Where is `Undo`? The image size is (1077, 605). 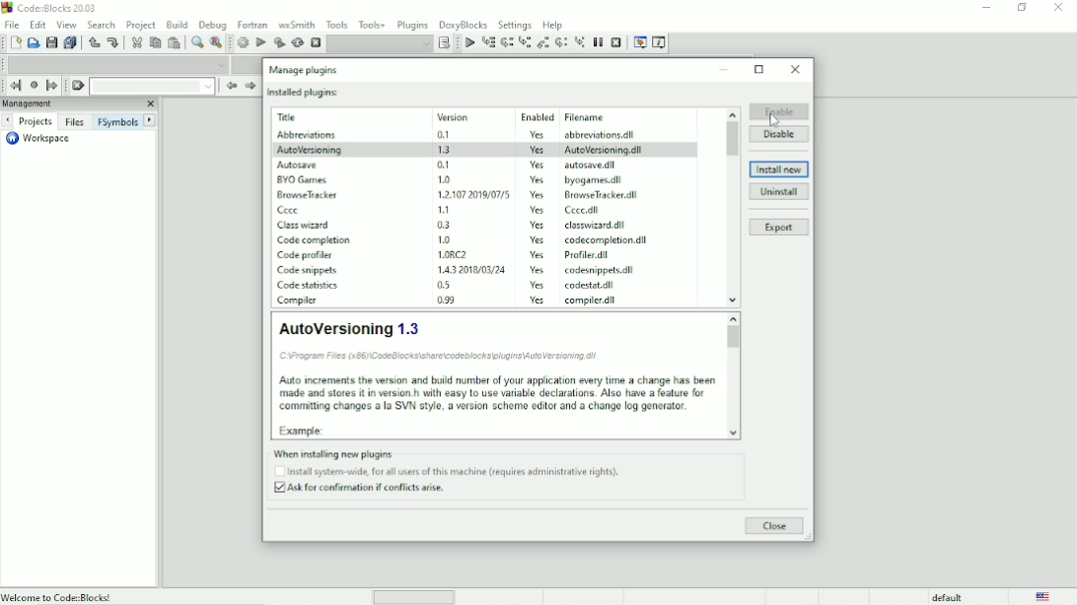 Undo is located at coordinates (95, 44).